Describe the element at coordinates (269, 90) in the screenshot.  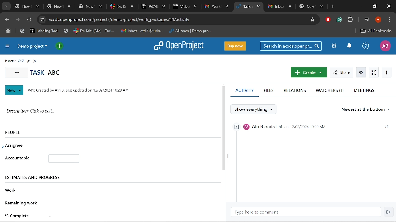
I see `Files` at that location.